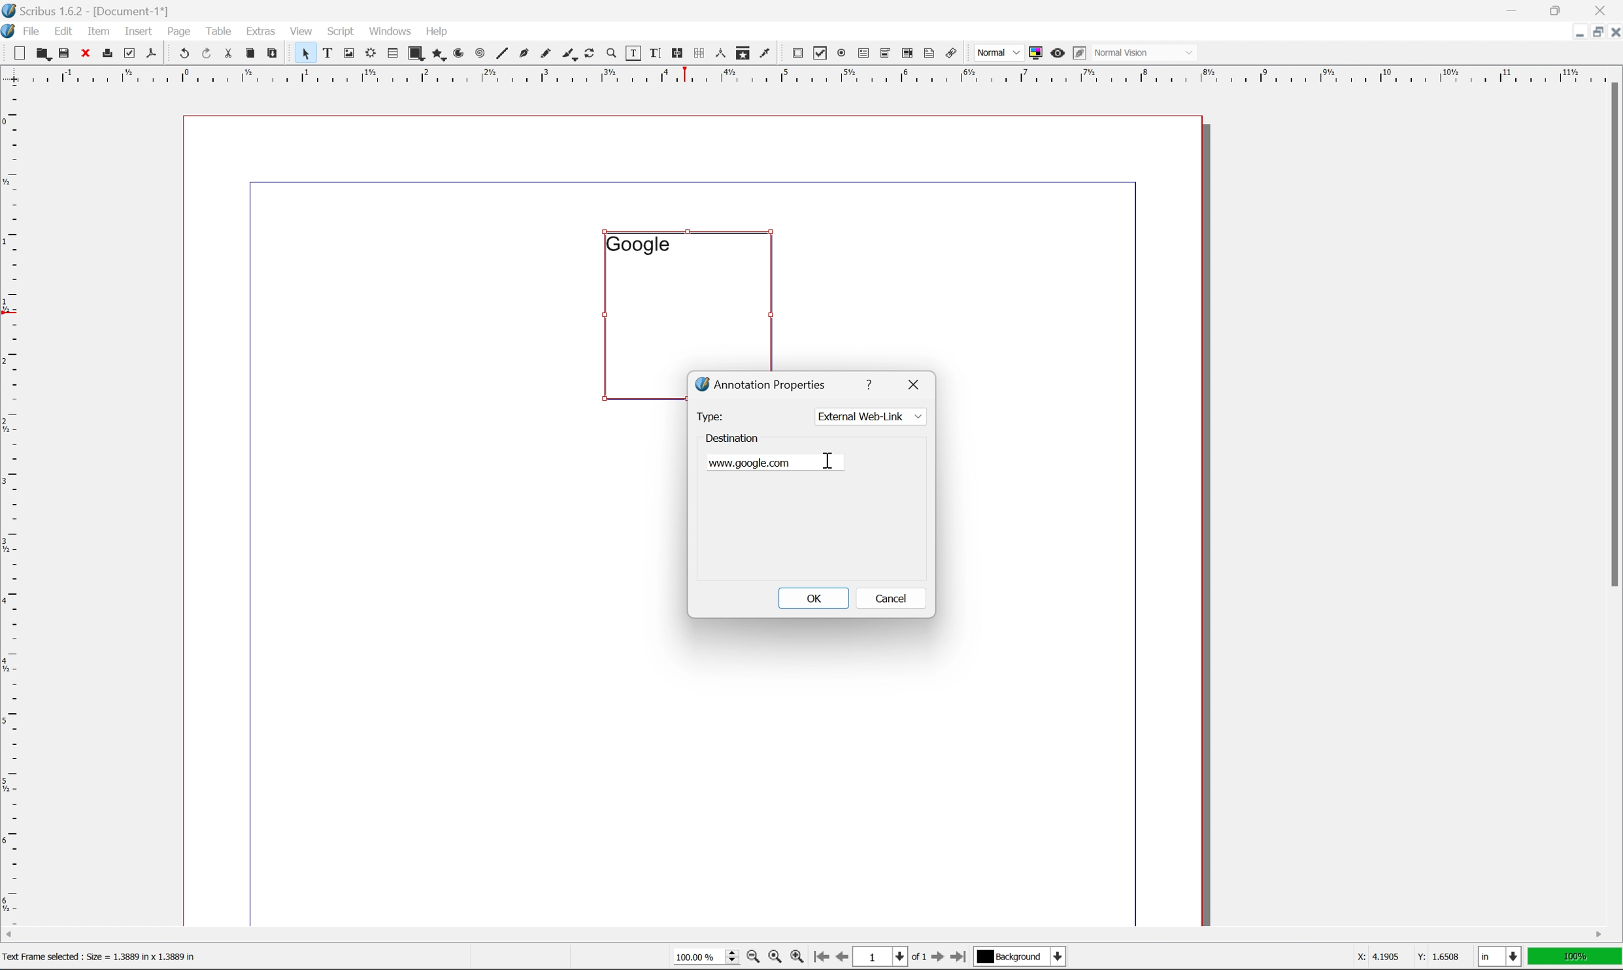  What do you see at coordinates (817, 54) in the screenshot?
I see `pdf checkbox` at bounding box center [817, 54].